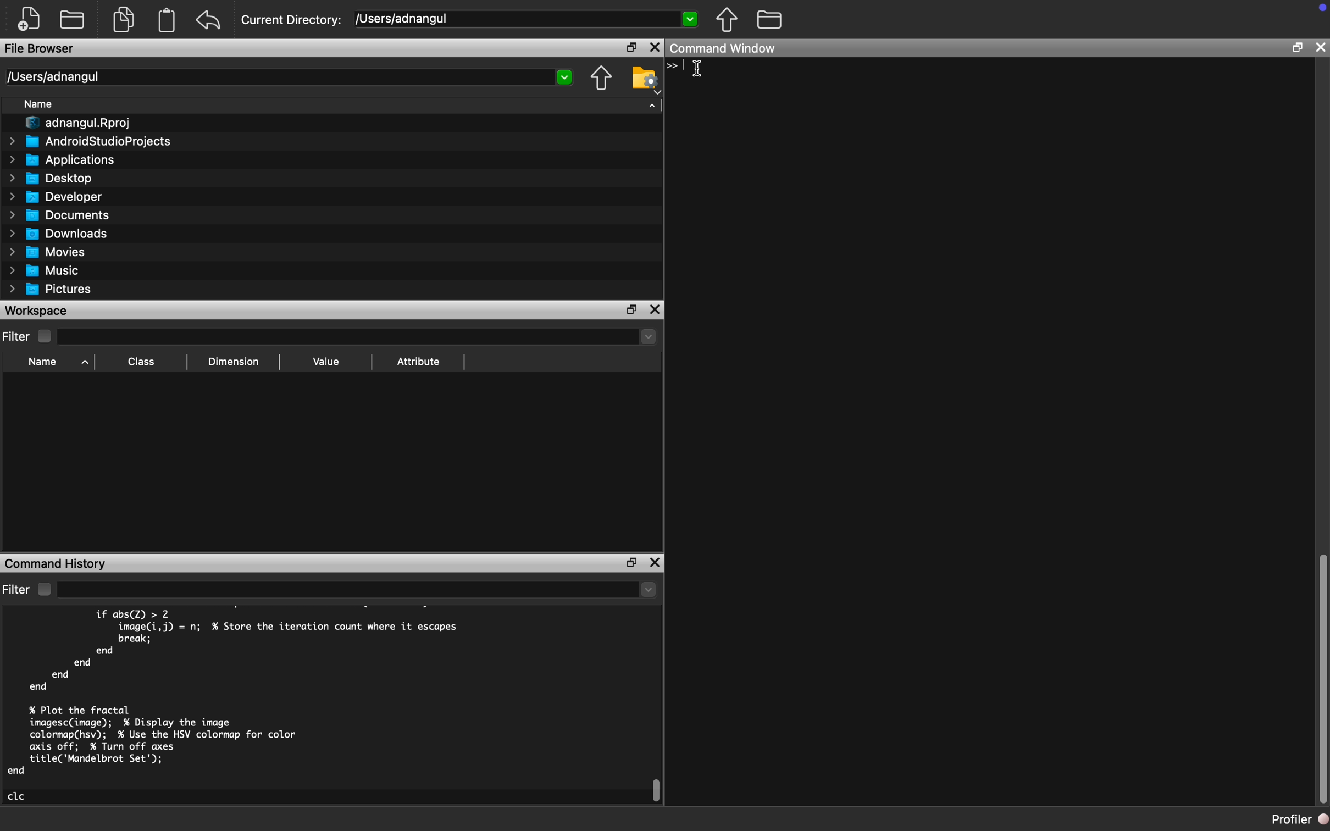 This screenshot has width=1330, height=831. Describe the element at coordinates (16, 336) in the screenshot. I see `Filter` at that location.